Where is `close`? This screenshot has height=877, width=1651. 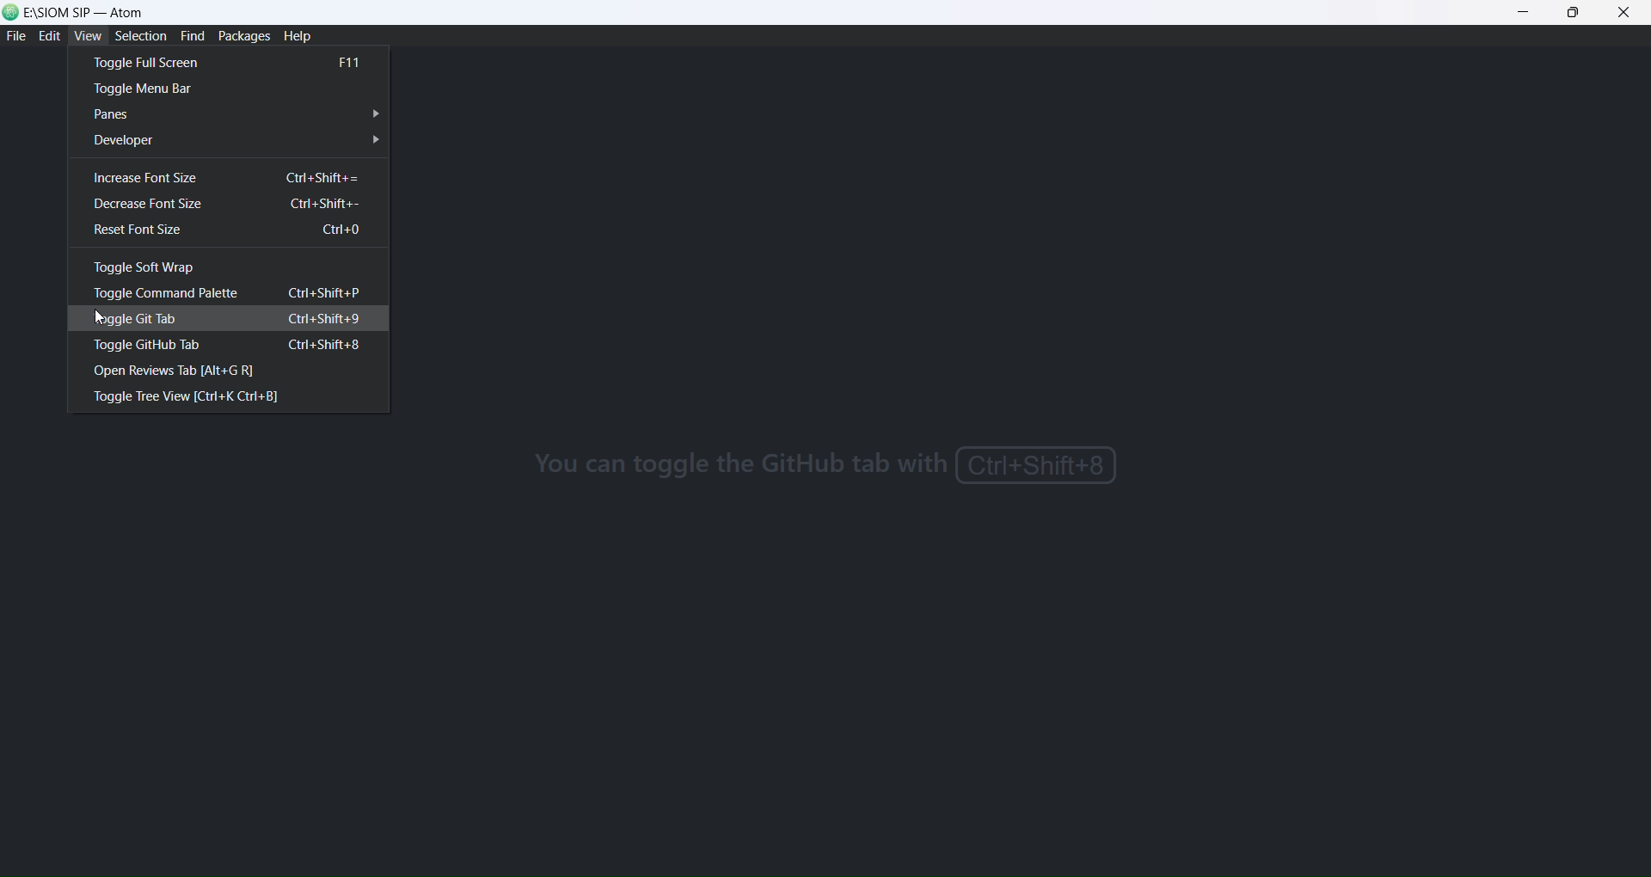 close is located at coordinates (1628, 13).